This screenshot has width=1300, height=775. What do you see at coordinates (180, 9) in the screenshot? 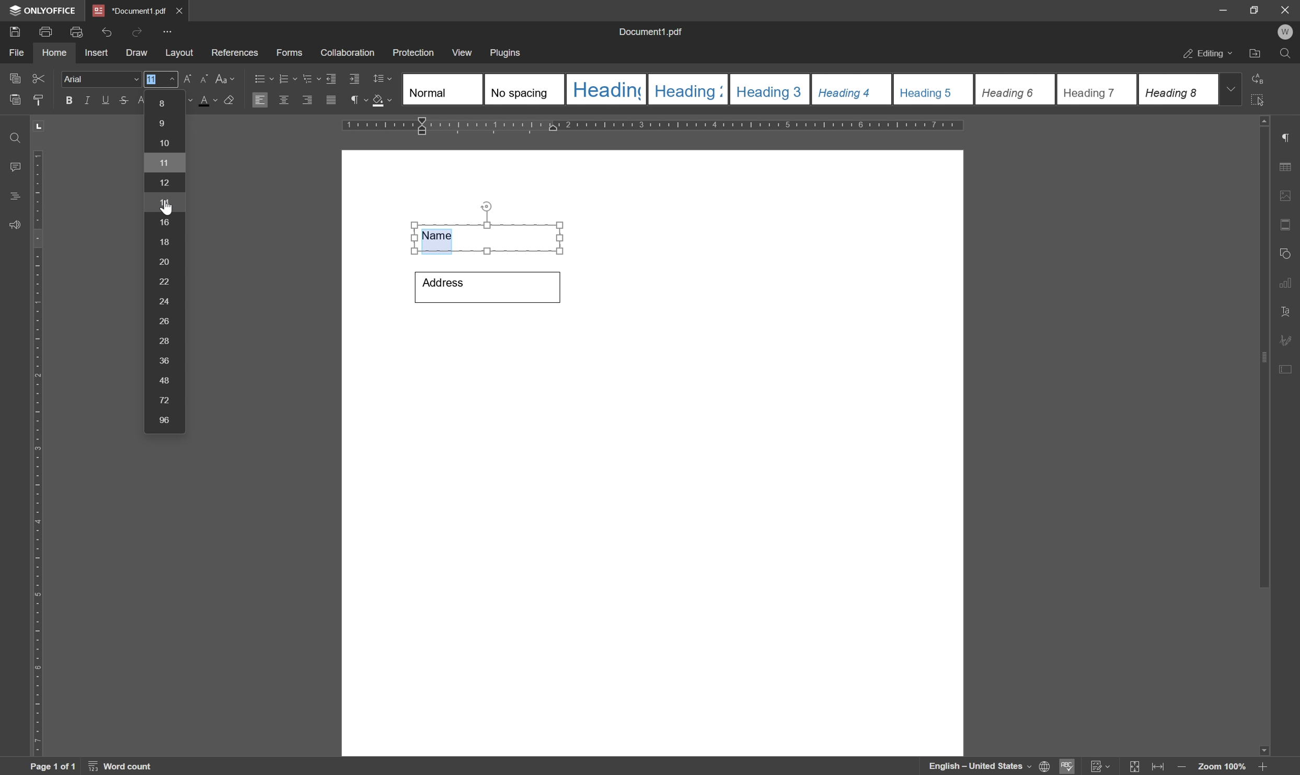
I see `close` at bounding box center [180, 9].